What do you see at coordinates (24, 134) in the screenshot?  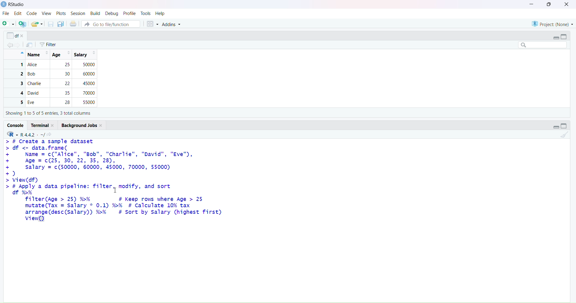 I see `R 4.4.2` at bounding box center [24, 134].